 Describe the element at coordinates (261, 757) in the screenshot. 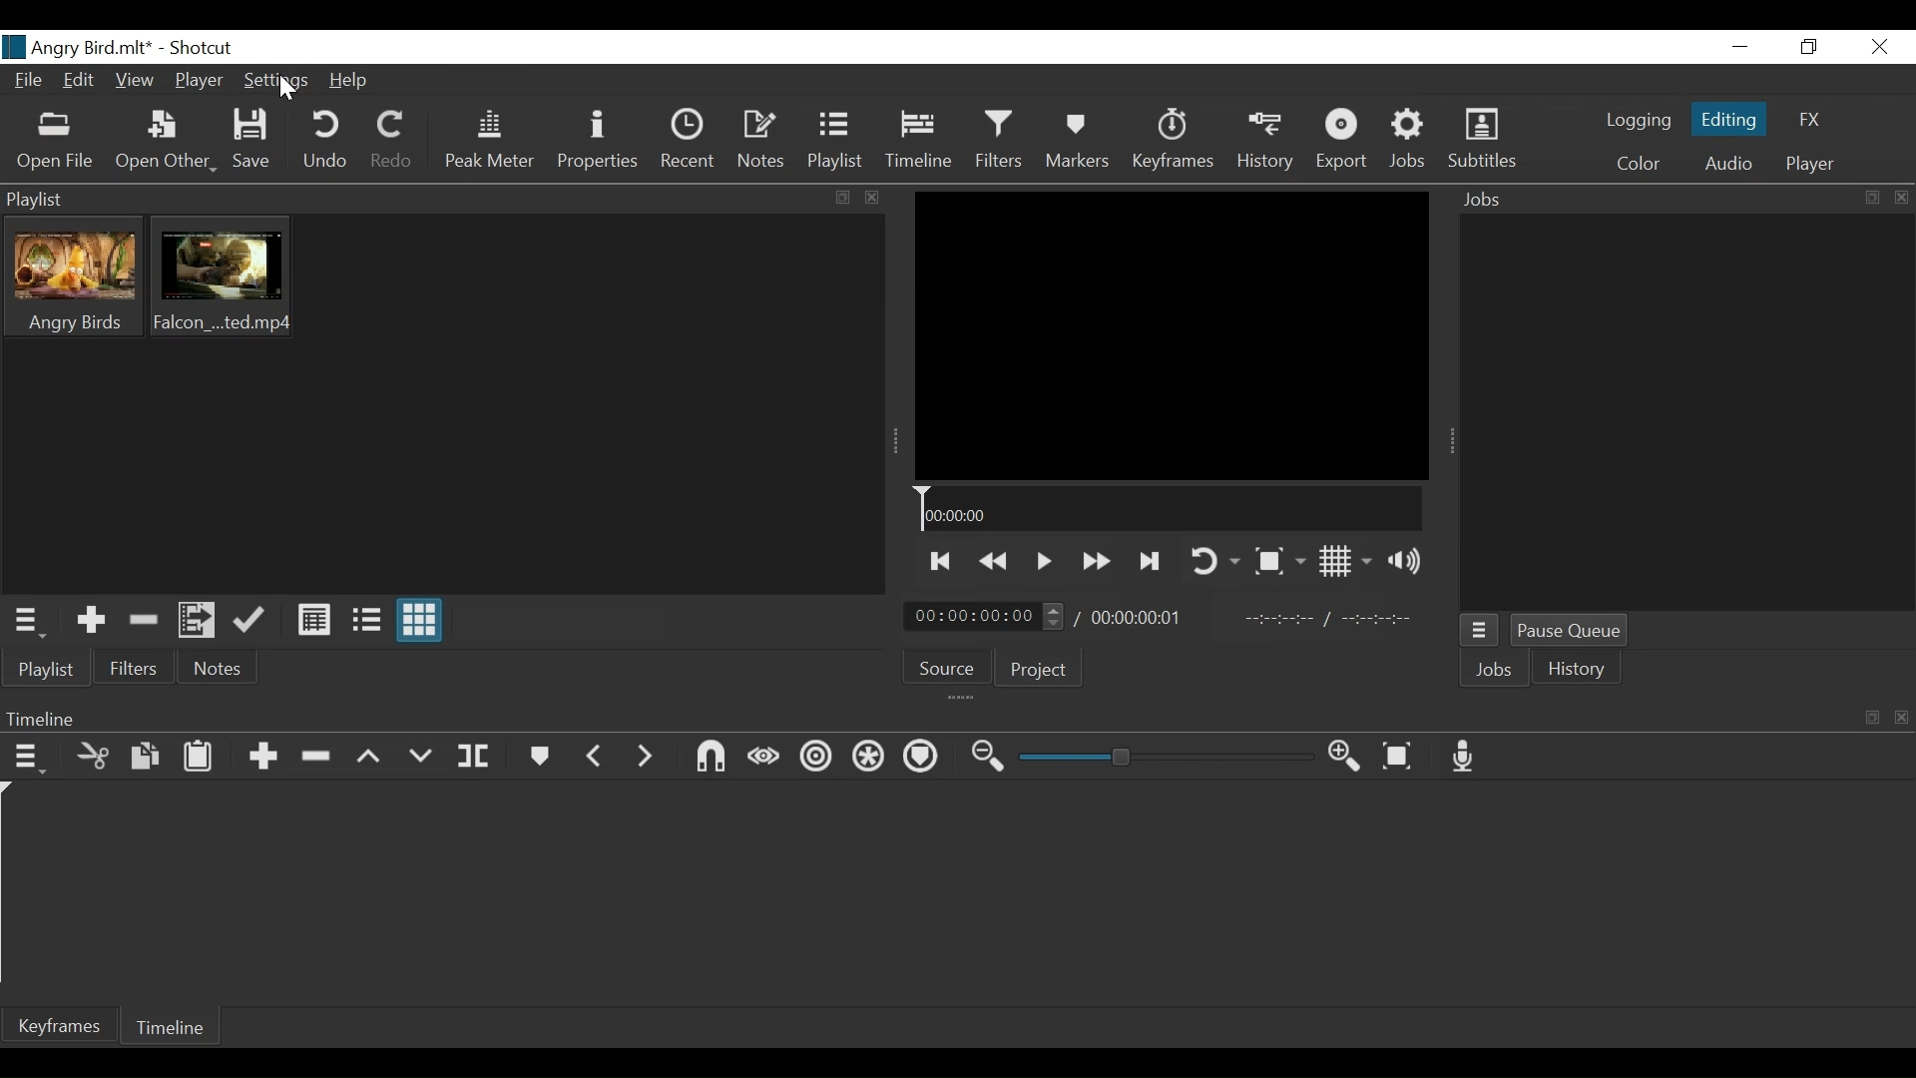

I see `Append` at that location.